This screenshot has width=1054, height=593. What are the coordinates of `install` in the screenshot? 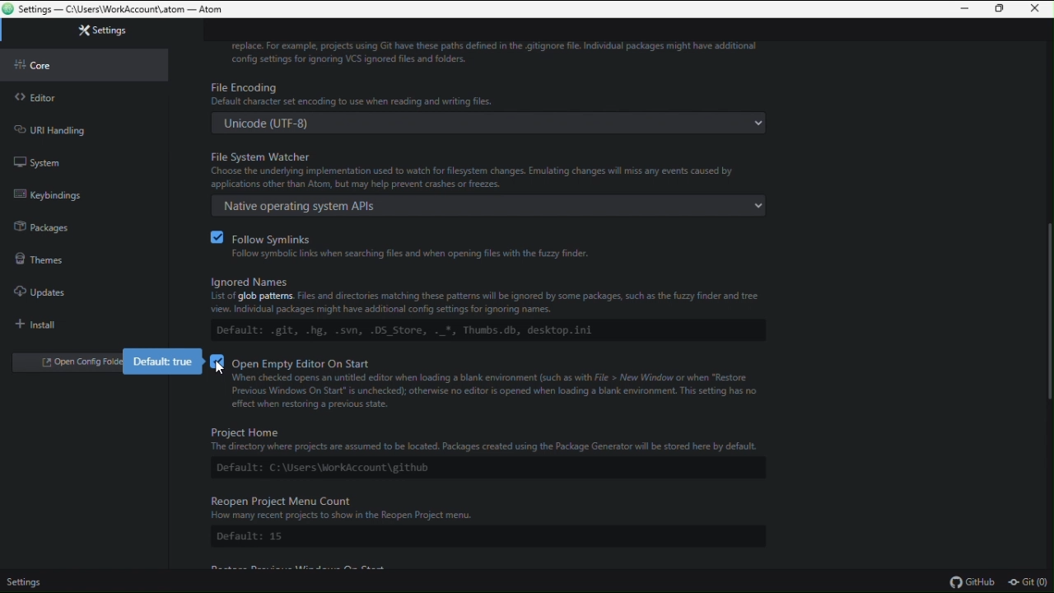 It's located at (37, 321).